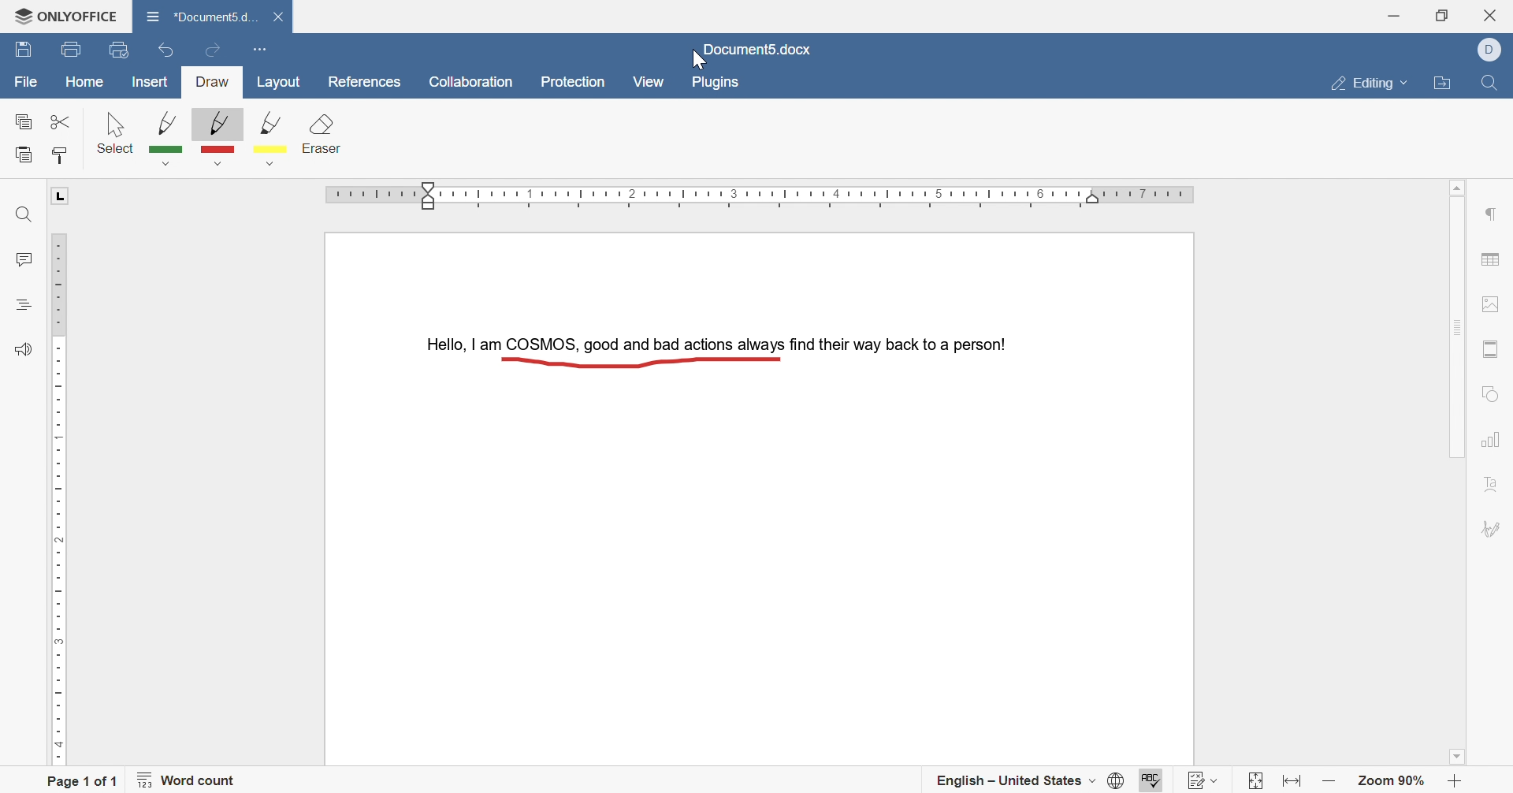 This screenshot has height=793, width=1513. What do you see at coordinates (1494, 214) in the screenshot?
I see `paragraph settings` at bounding box center [1494, 214].